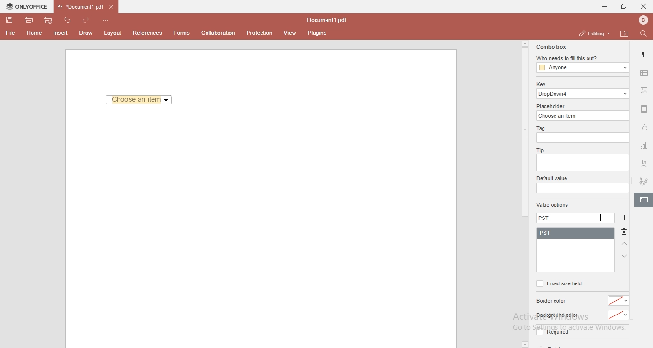 Image resolution: width=653 pixels, height=348 pixels. Describe the element at coordinates (593, 33) in the screenshot. I see `editing` at that location.